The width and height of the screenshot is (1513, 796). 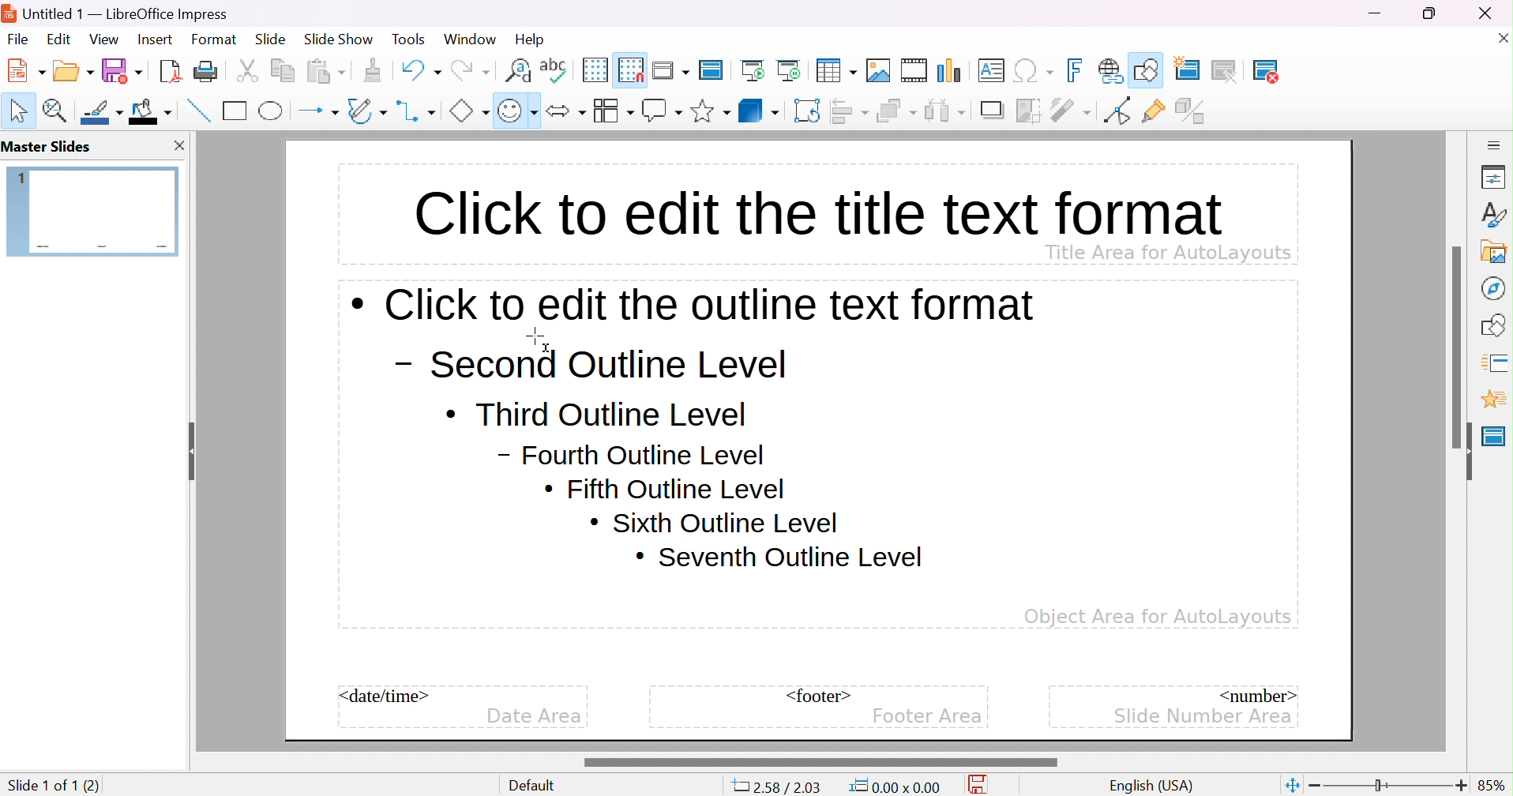 What do you see at coordinates (994, 111) in the screenshot?
I see `shadow` at bounding box center [994, 111].